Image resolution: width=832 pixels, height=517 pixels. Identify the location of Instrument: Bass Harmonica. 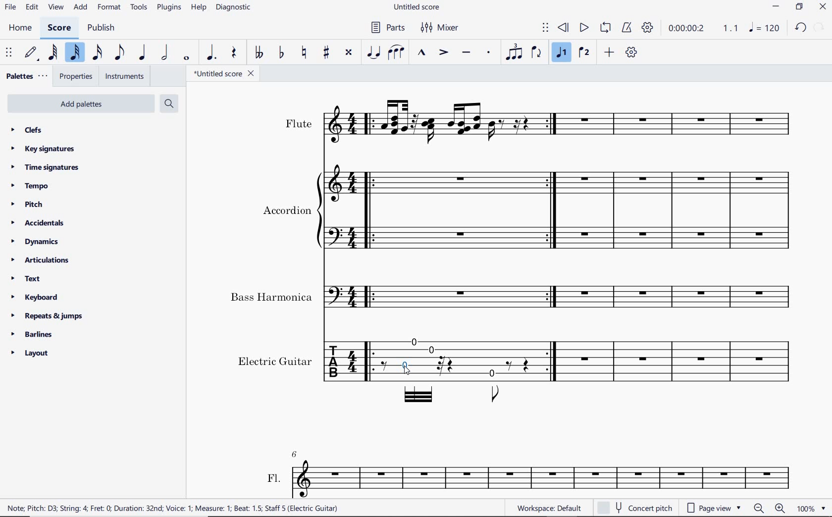
(514, 297).